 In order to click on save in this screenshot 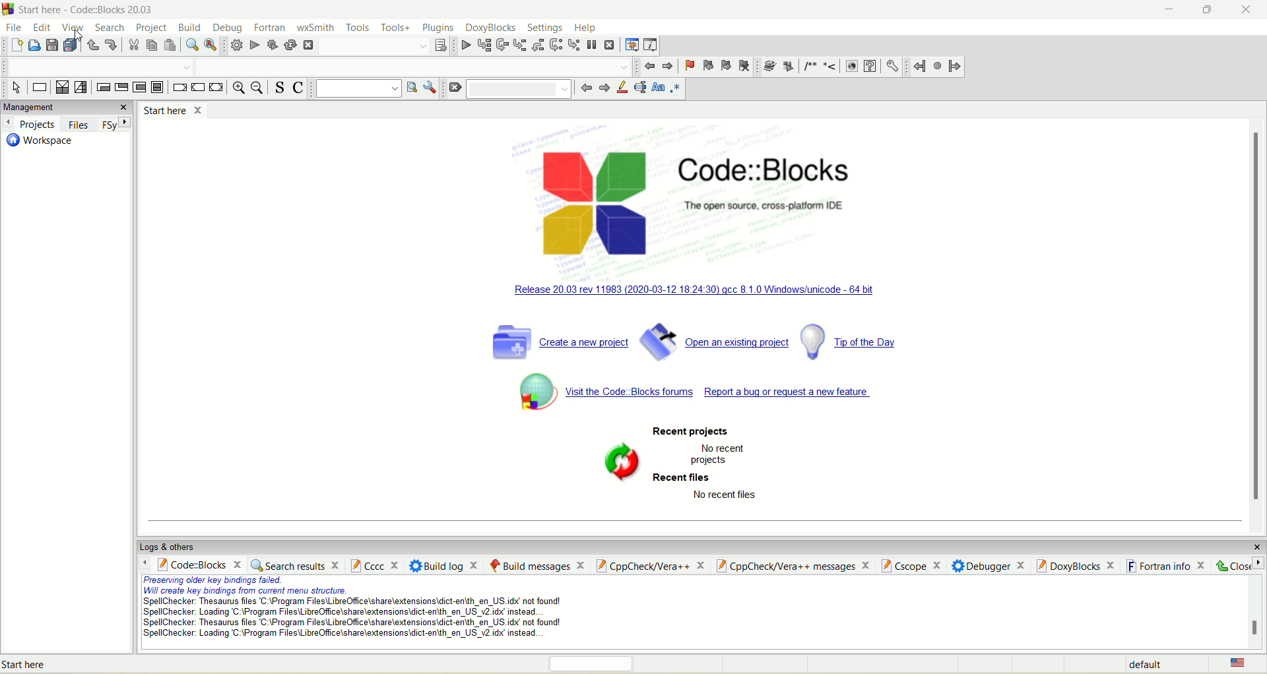, I will do `click(51, 45)`.